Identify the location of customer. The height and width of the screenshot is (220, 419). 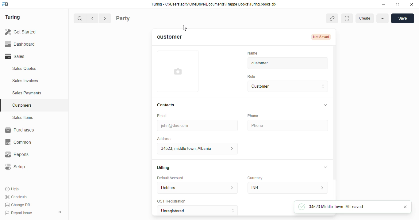
(173, 38).